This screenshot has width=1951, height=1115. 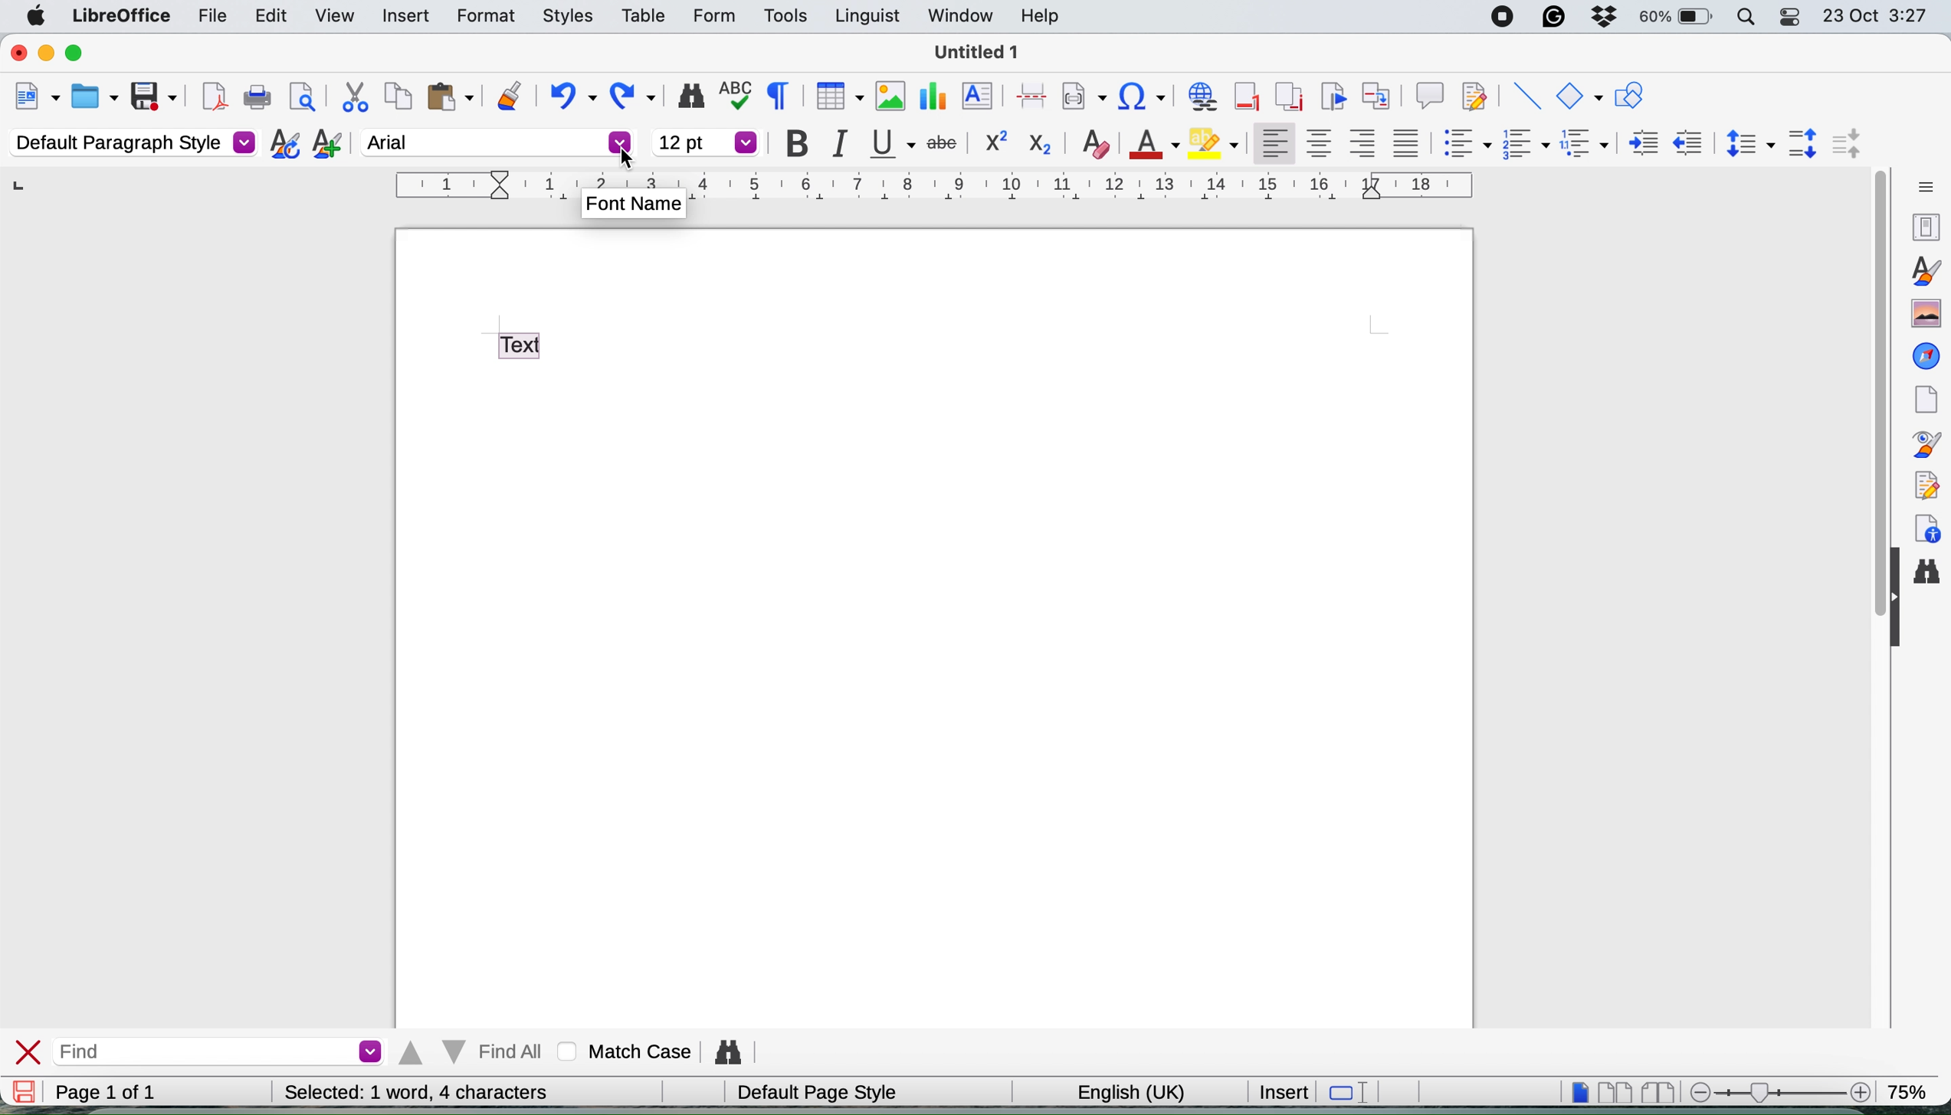 I want to click on strikethrough, so click(x=943, y=144).